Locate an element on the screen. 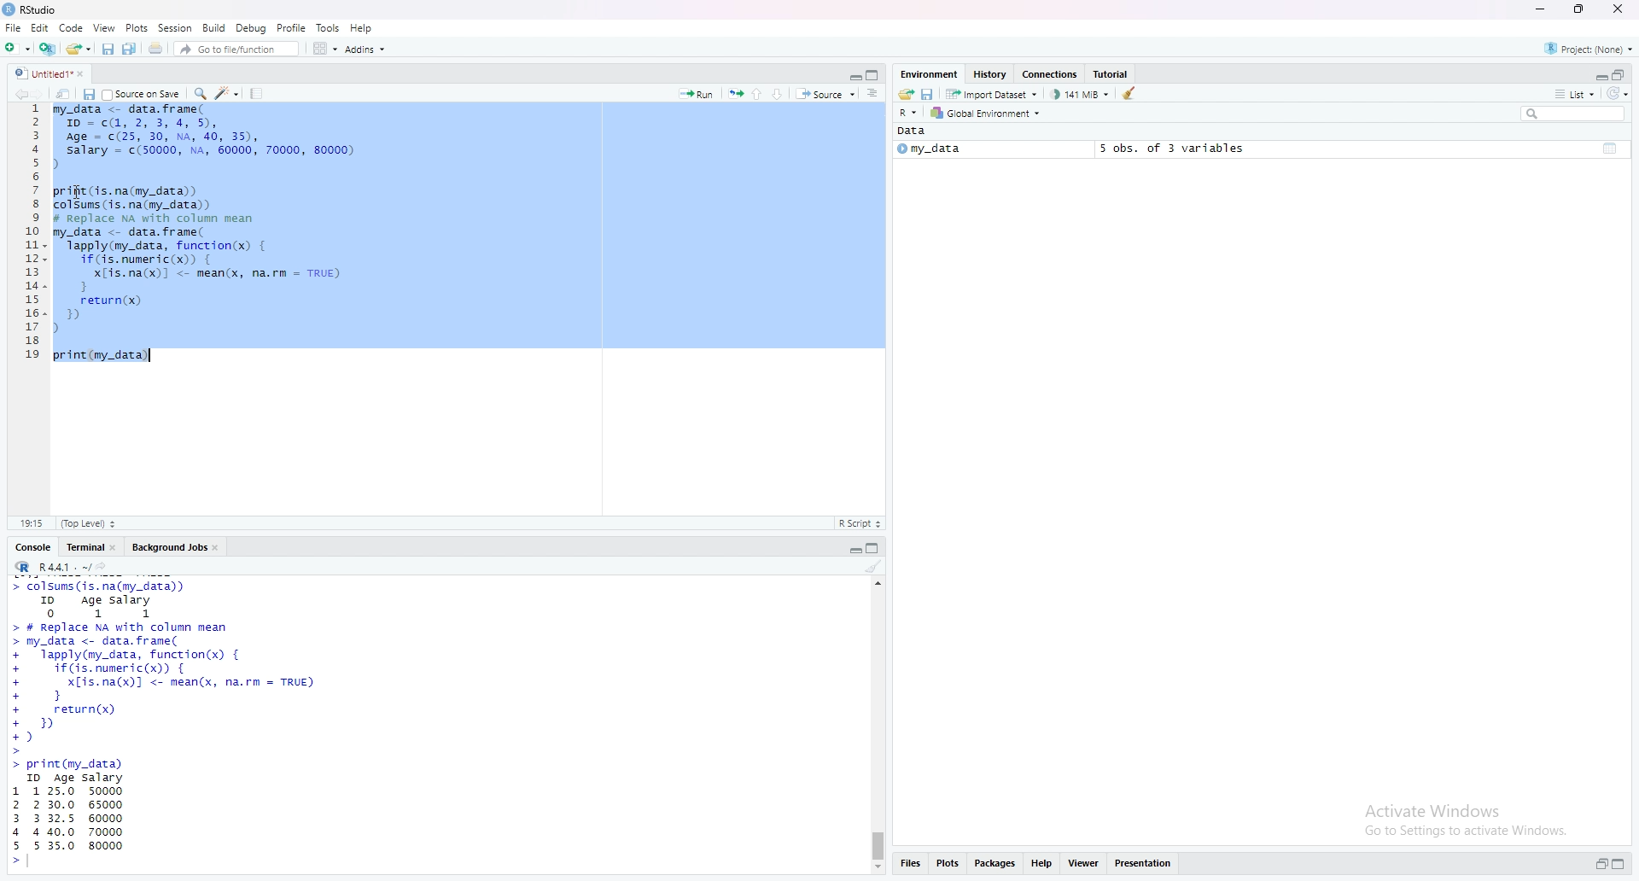 The height and width of the screenshot is (881, 1639). plots is located at coordinates (949, 863).